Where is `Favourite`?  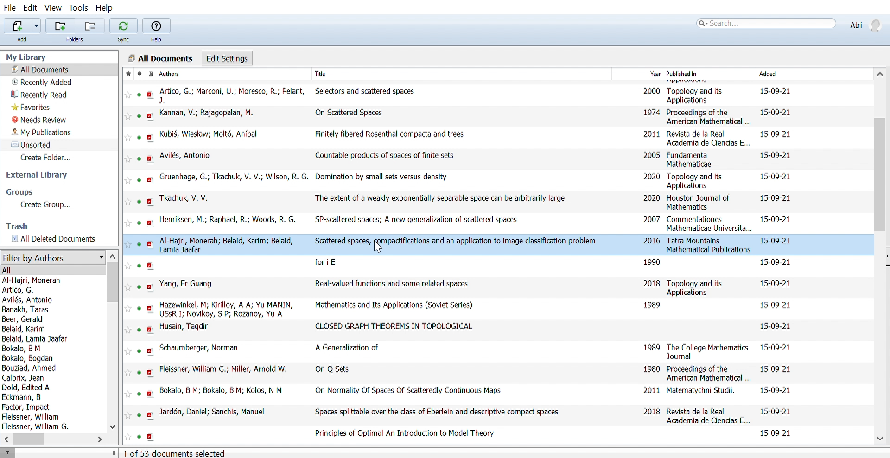
Favourite is located at coordinates (127, 415).